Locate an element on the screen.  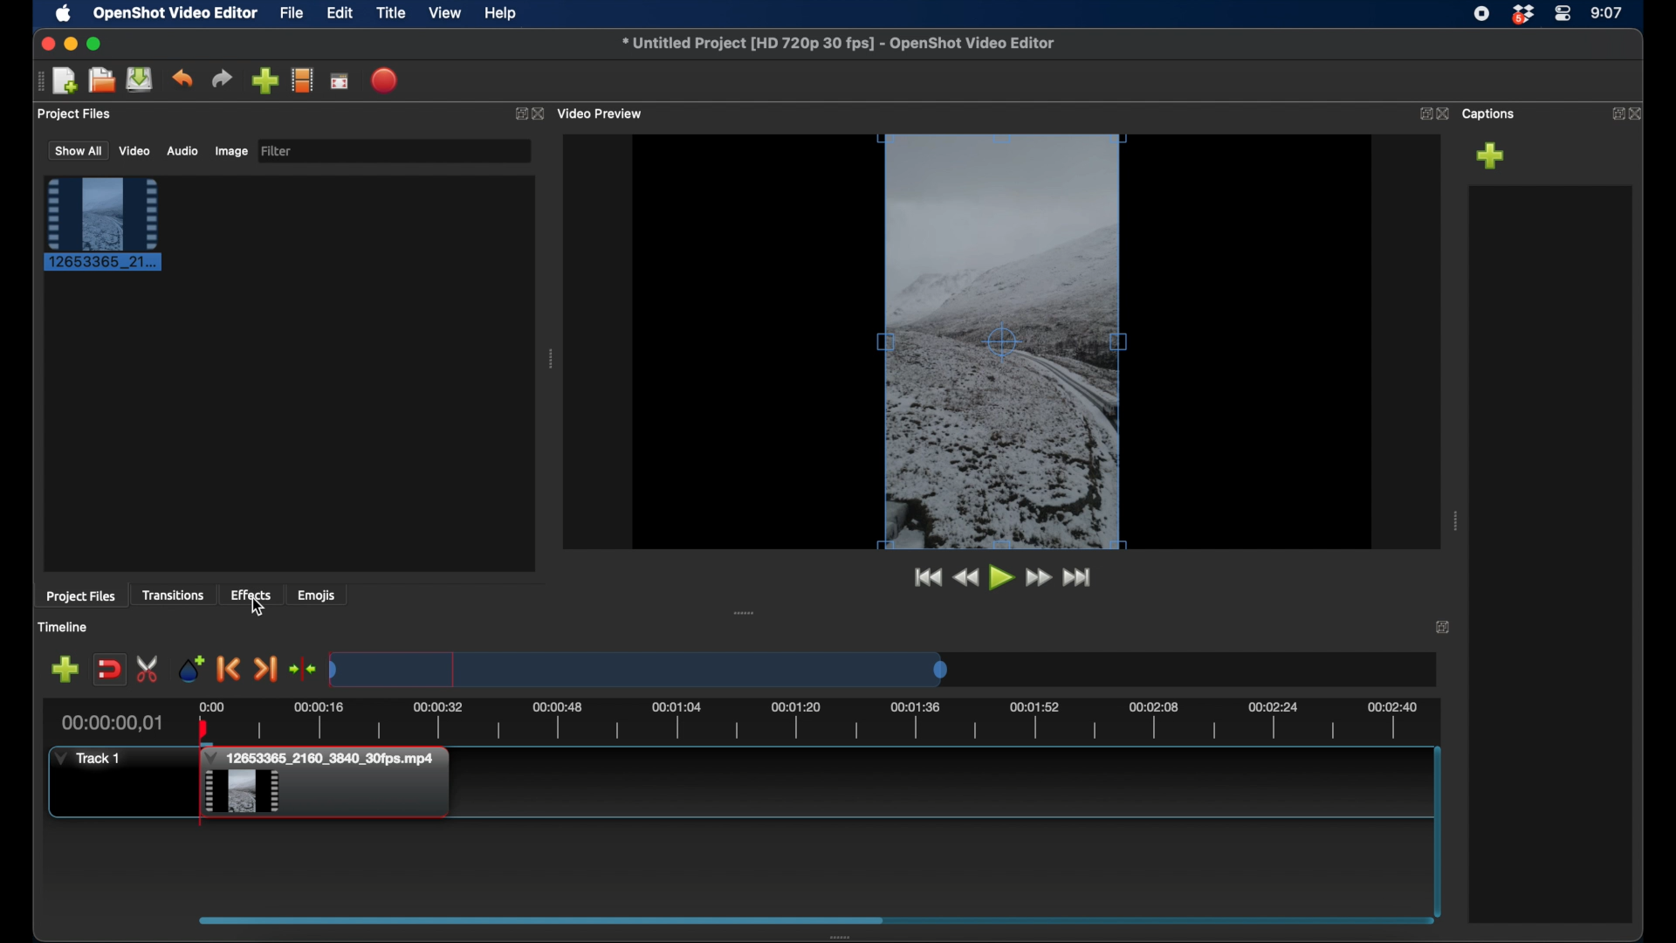
close is located at coordinates (1443, 114).